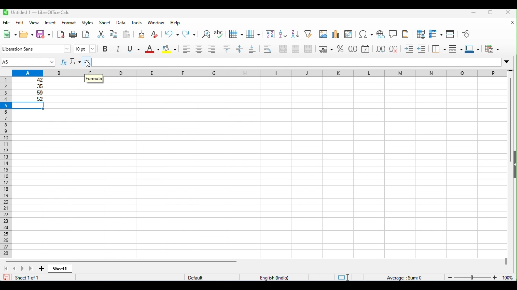 This screenshot has height=290, width=517. I want to click on file, so click(7, 23).